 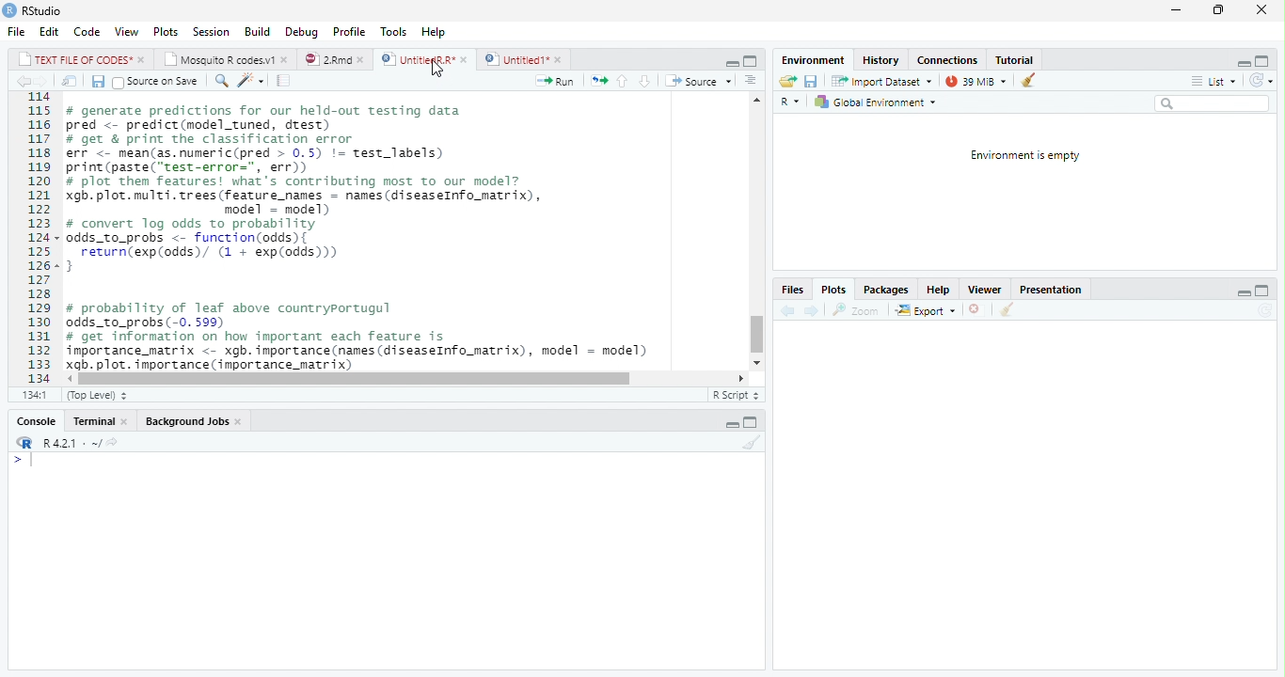 I want to click on Tools, so click(x=393, y=31).